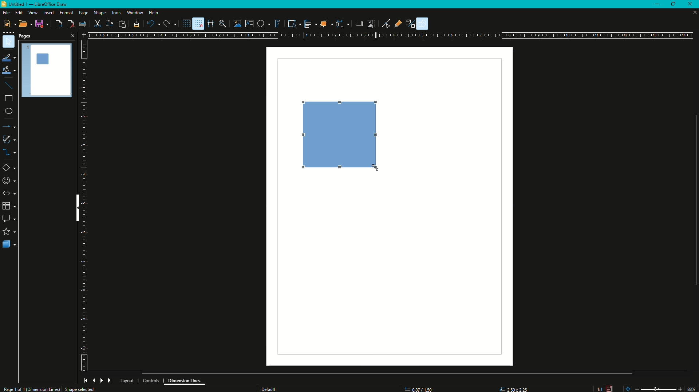 The height and width of the screenshot is (392, 699). Describe the element at coordinates (198, 24) in the screenshot. I see `Snap to Grid` at that location.